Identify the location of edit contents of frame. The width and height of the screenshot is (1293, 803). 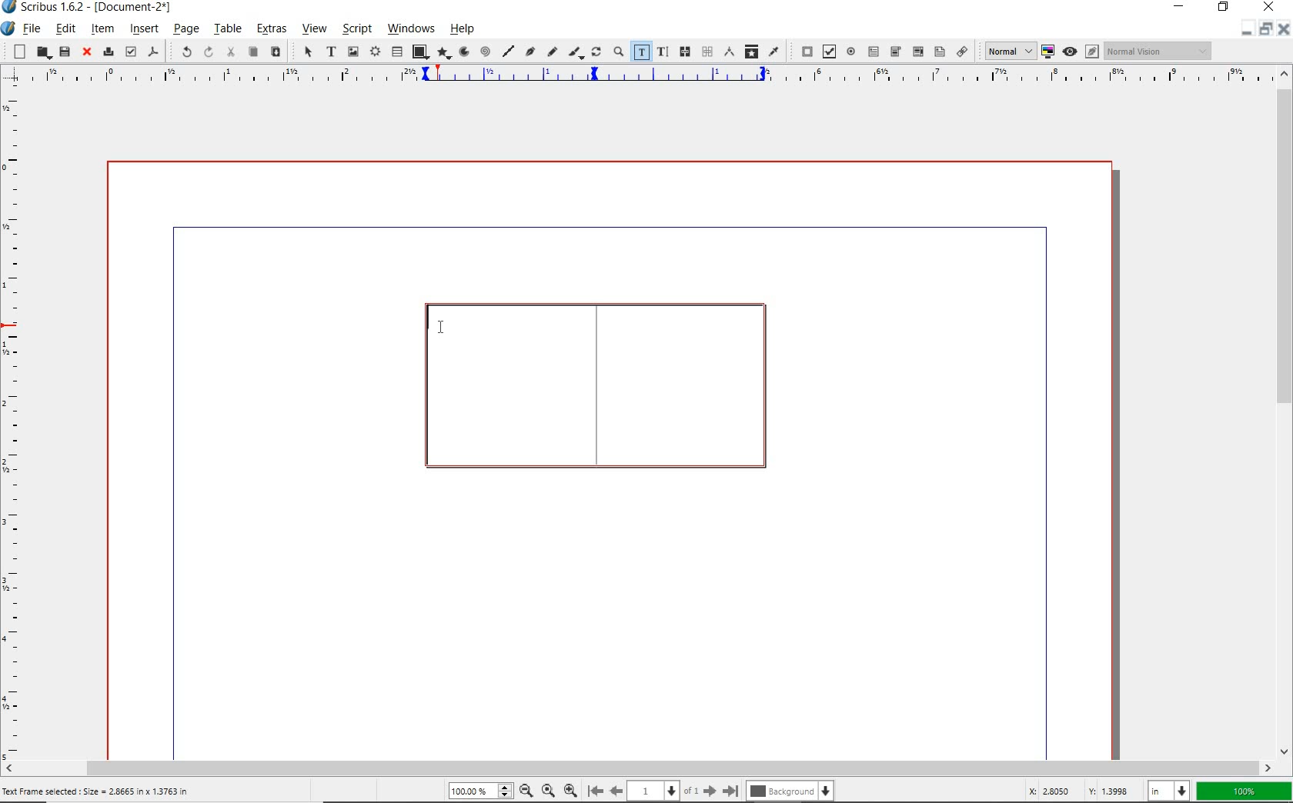
(641, 53).